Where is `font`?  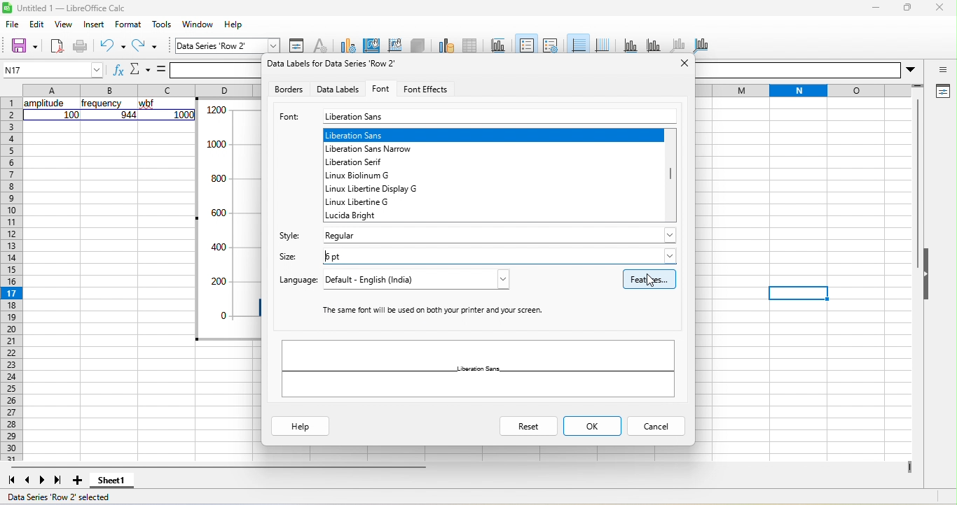
font is located at coordinates (383, 87).